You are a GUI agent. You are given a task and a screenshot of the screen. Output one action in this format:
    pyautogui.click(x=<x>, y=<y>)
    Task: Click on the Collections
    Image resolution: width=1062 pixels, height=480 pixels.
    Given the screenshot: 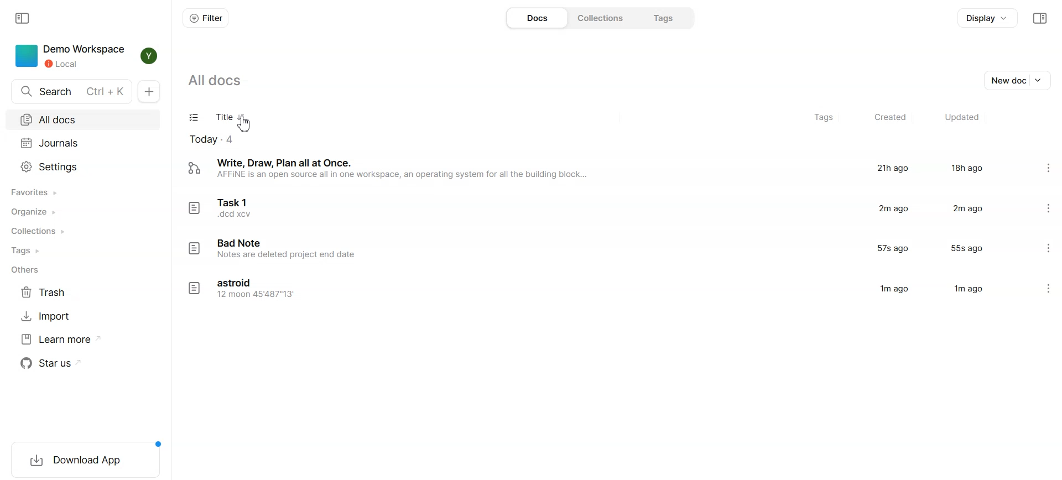 What is the action you would take?
    pyautogui.click(x=47, y=231)
    